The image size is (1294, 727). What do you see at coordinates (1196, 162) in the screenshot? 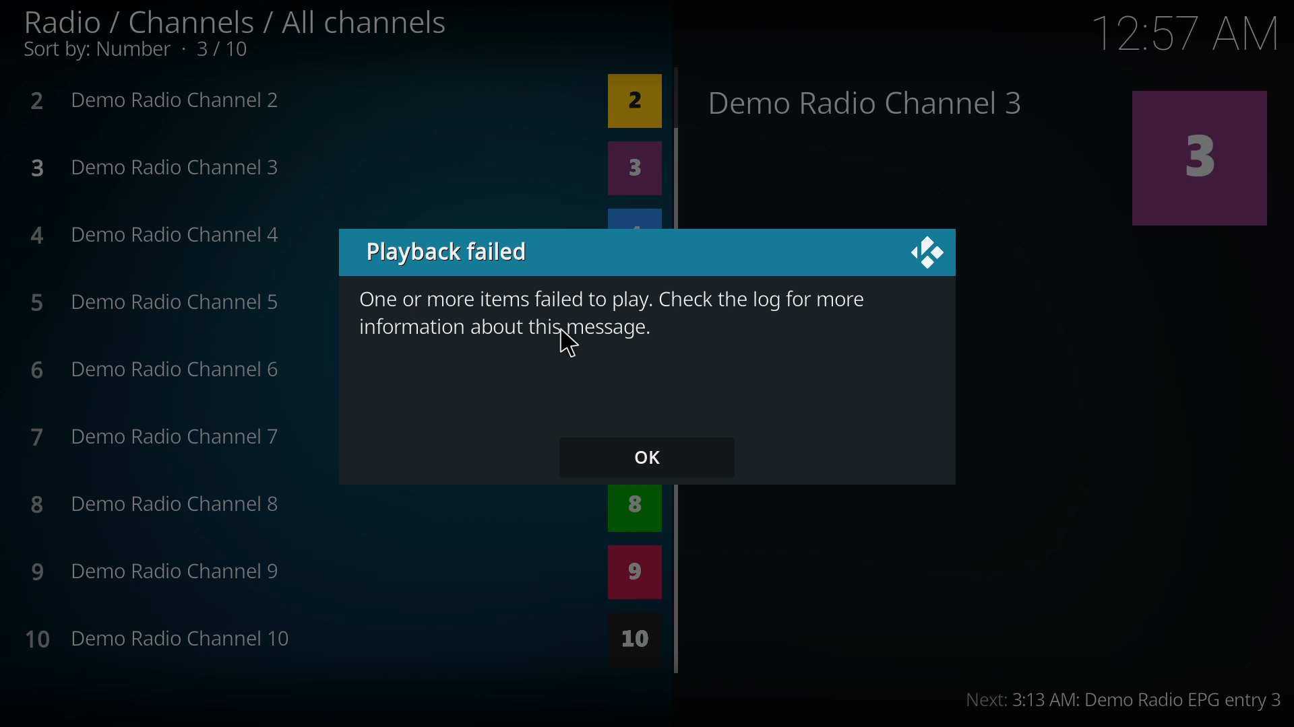
I see `3` at bounding box center [1196, 162].